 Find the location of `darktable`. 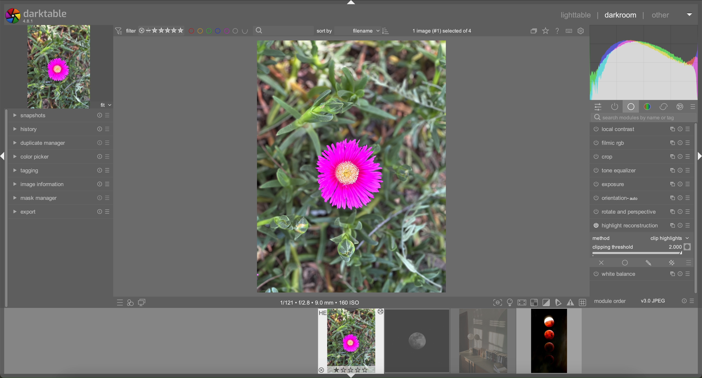

darktable is located at coordinates (46, 13).